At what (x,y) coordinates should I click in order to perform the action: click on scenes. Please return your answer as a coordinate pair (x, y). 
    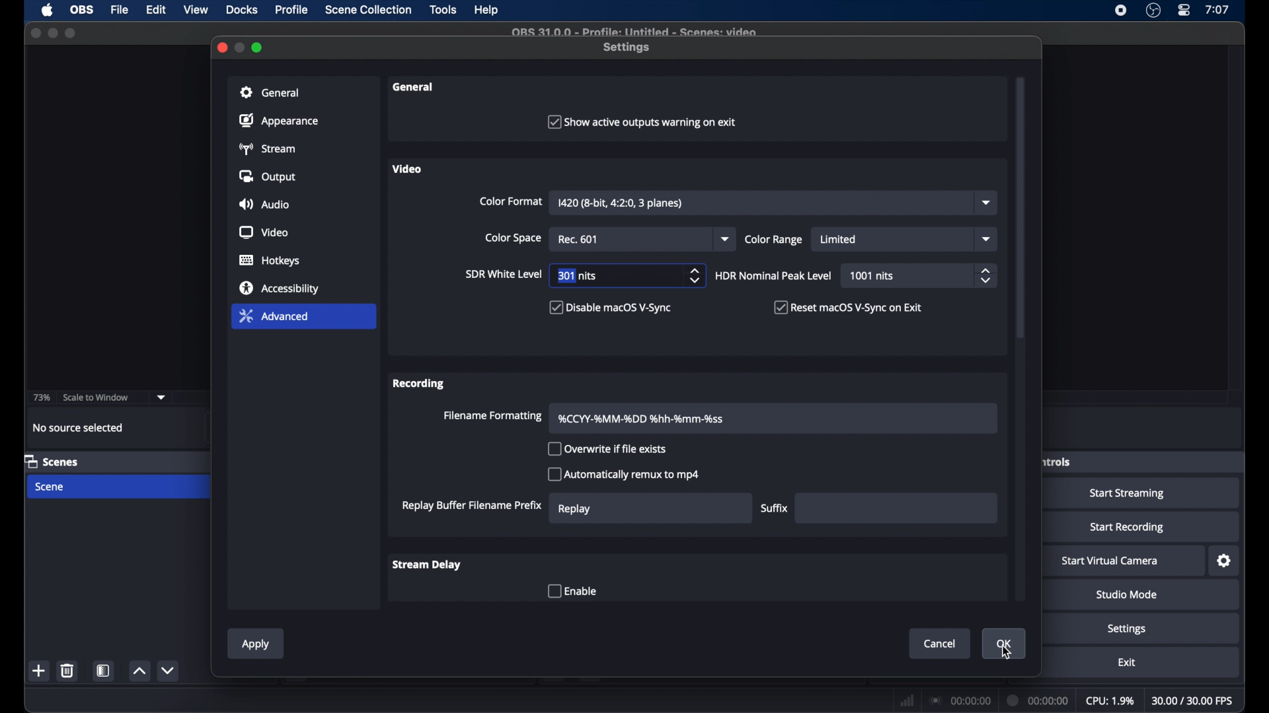
    Looking at the image, I should click on (51, 461).